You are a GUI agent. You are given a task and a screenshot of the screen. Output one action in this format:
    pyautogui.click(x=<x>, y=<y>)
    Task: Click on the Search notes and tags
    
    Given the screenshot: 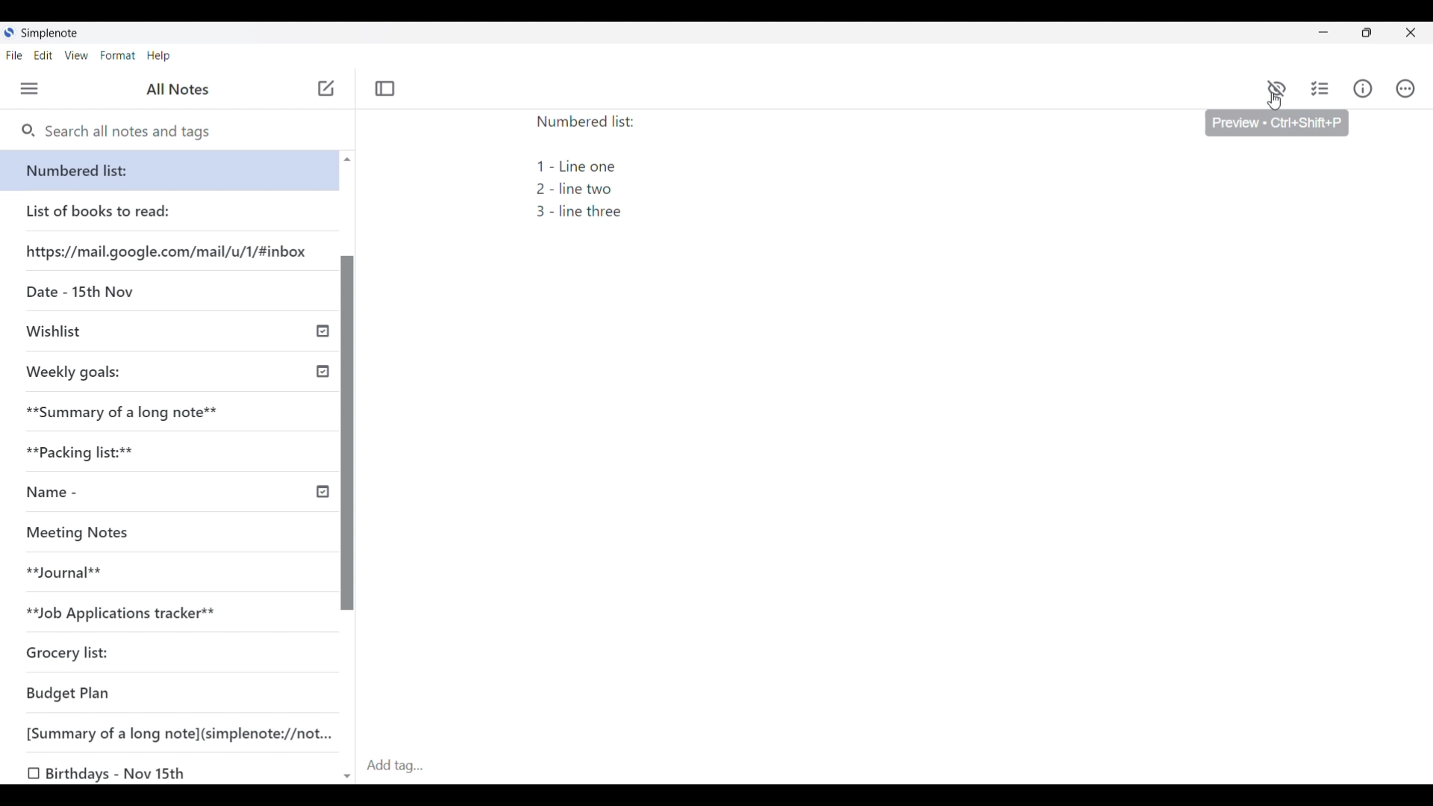 What is the action you would take?
    pyautogui.click(x=134, y=131)
    